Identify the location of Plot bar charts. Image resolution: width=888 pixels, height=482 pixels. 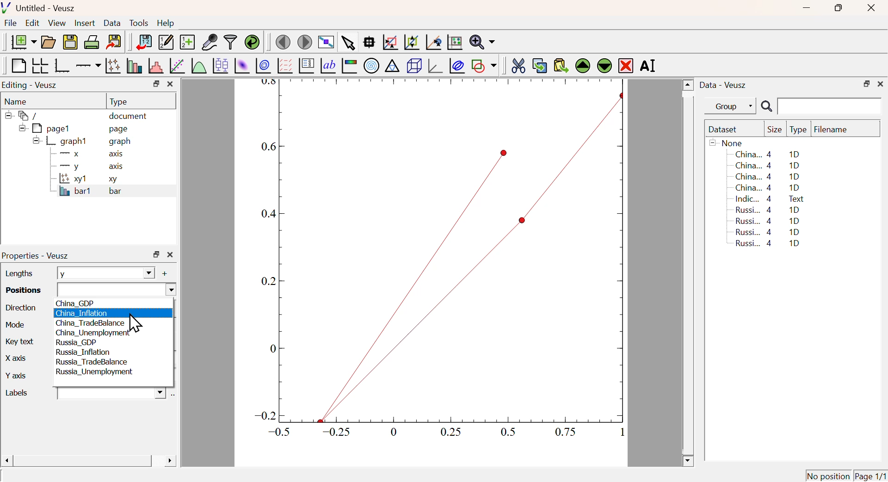
(134, 66).